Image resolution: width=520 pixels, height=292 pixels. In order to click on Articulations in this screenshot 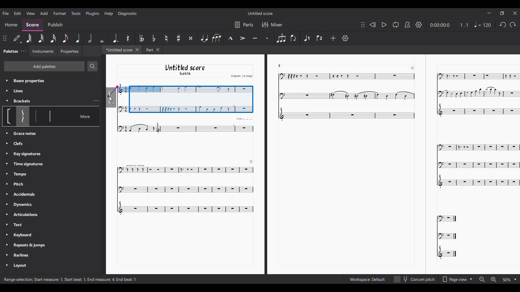, I will do `click(28, 214)`.